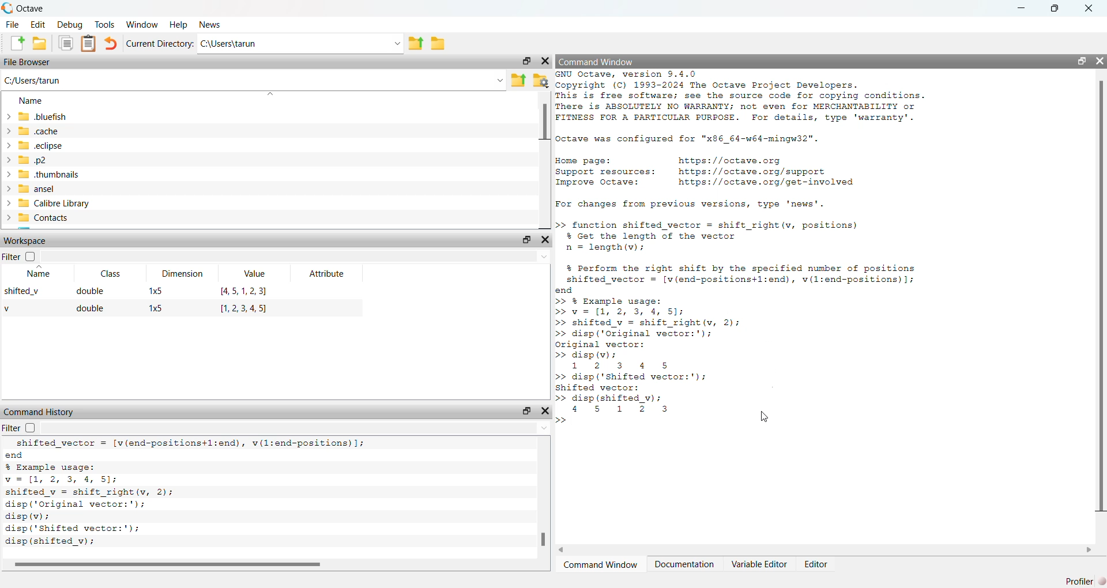 This screenshot has width=1107, height=588. Describe the element at coordinates (1079, 62) in the screenshot. I see `unlock widget` at that location.